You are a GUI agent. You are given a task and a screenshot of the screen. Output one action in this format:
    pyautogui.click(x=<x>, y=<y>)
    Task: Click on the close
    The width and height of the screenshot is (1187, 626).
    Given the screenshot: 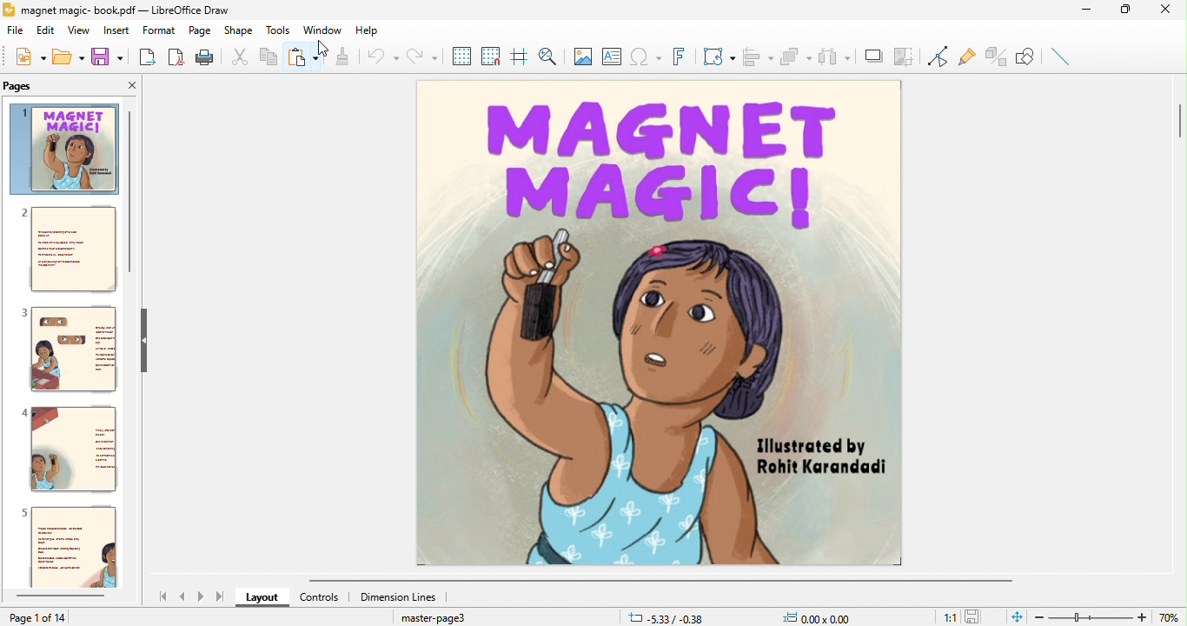 What is the action you would take?
    pyautogui.click(x=127, y=84)
    